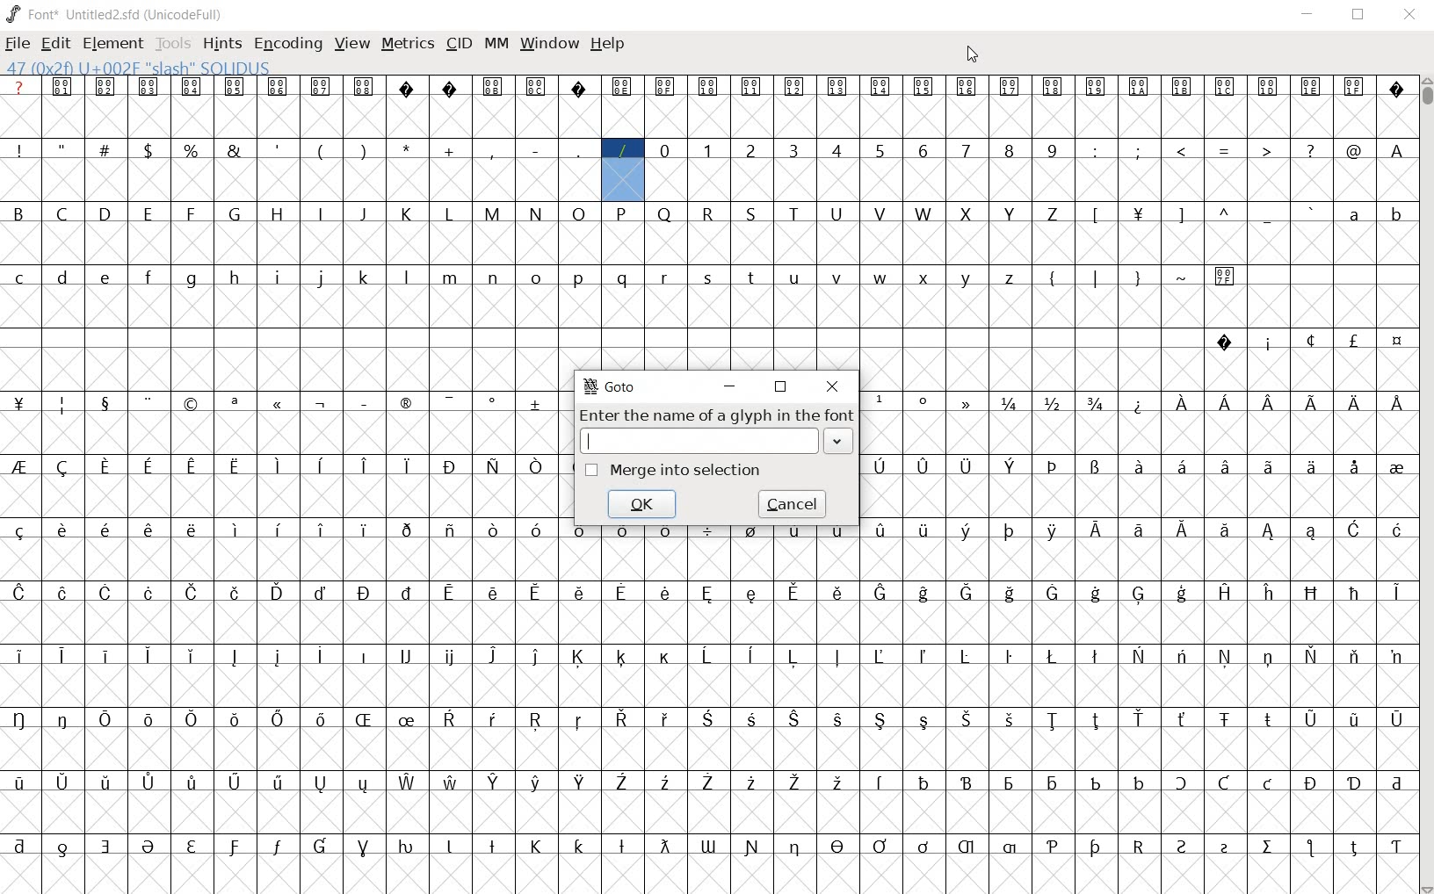 This screenshot has height=894, width=1434. I want to click on glyph, so click(1268, 783).